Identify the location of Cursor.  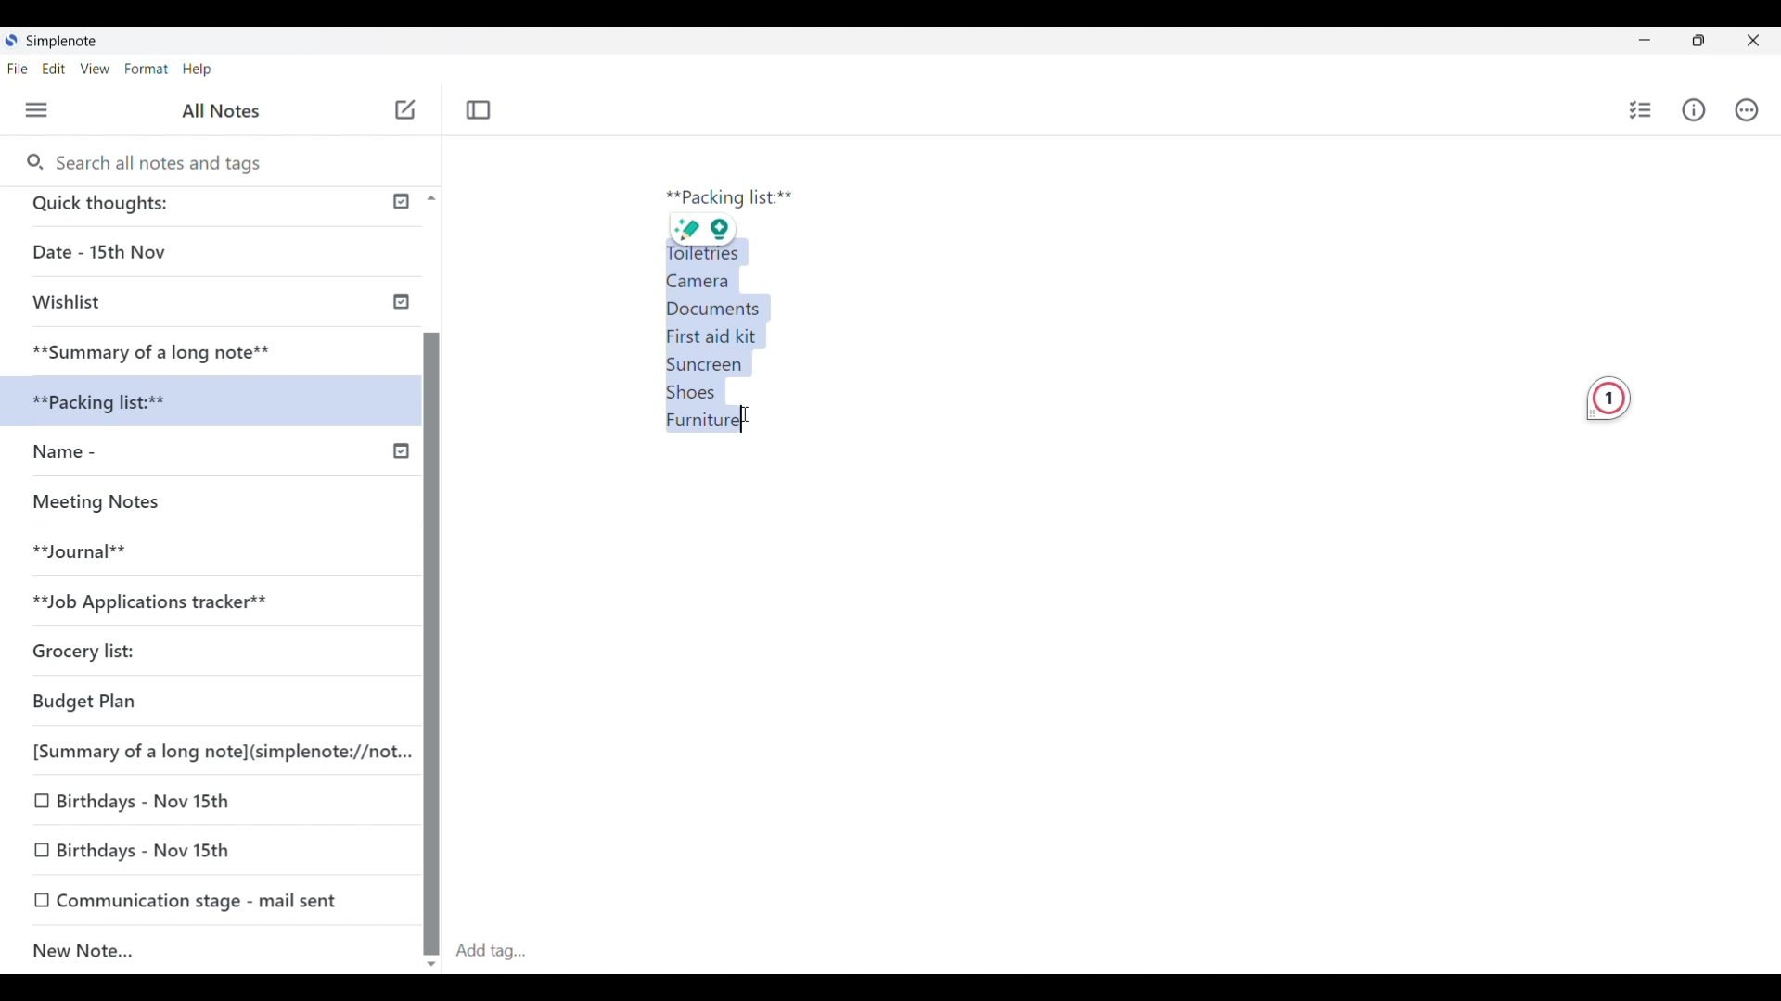
(761, 420).